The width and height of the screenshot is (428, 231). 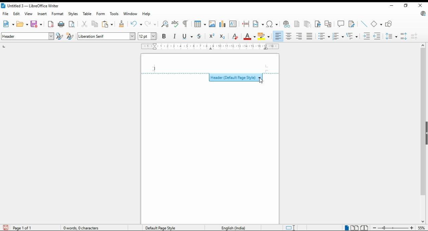 What do you see at coordinates (200, 36) in the screenshot?
I see `strike thorough` at bounding box center [200, 36].